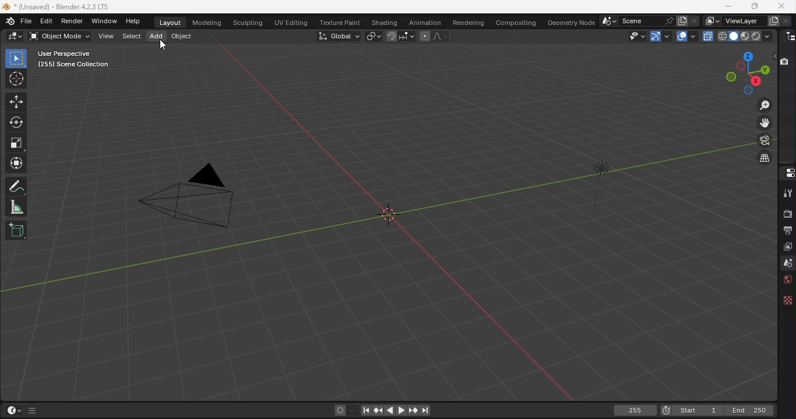  What do you see at coordinates (784, 282) in the screenshot?
I see `World` at bounding box center [784, 282].